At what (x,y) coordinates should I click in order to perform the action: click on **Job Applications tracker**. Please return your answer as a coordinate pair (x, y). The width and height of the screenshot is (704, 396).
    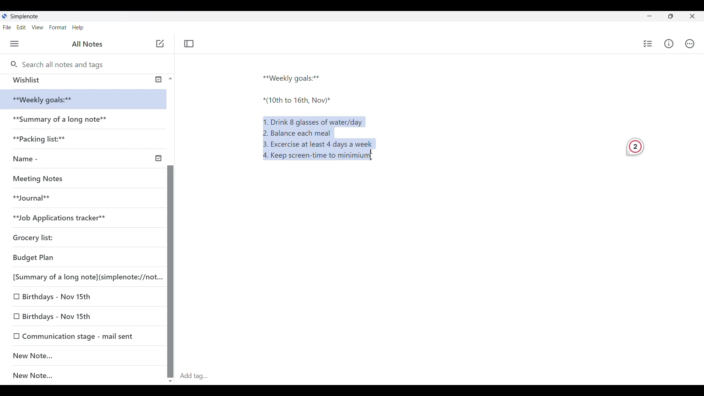
    Looking at the image, I should click on (66, 217).